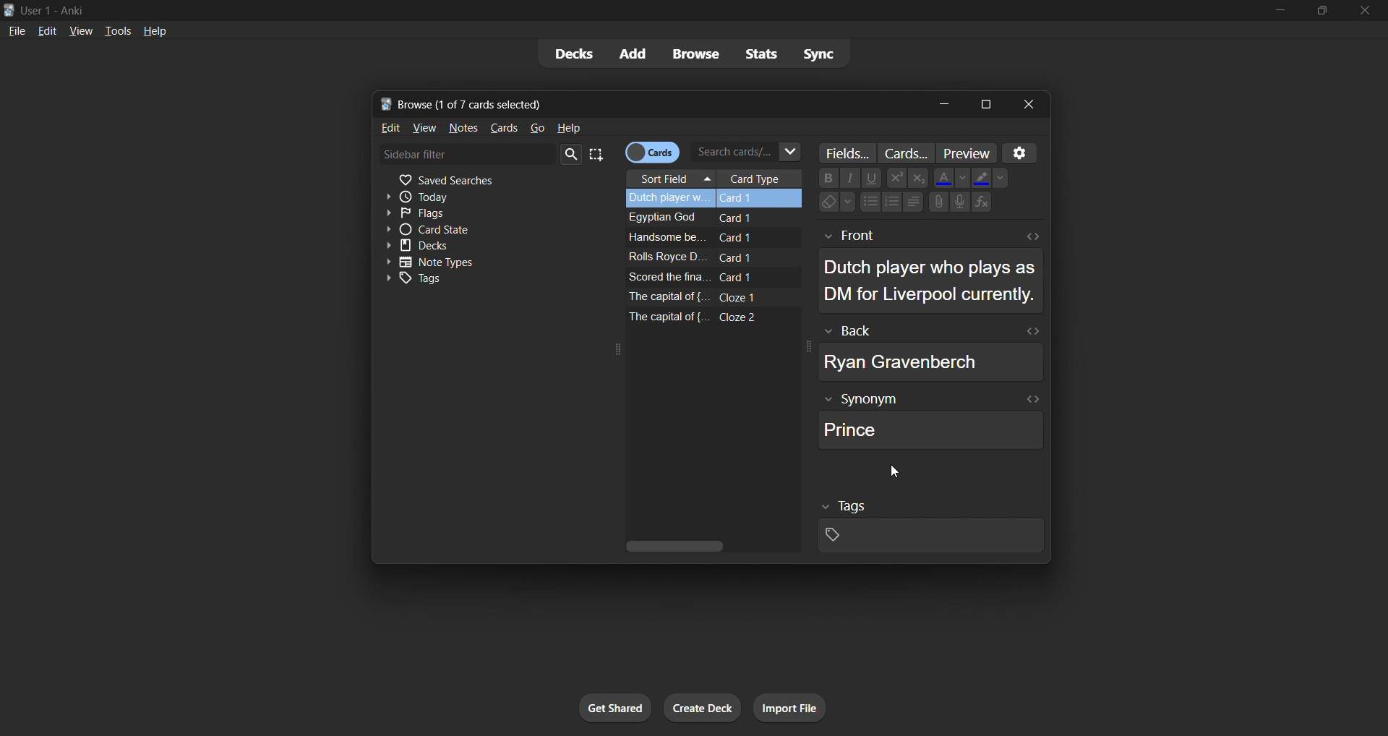 Image resolution: width=1388 pixels, height=736 pixels. Describe the element at coordinates (695, 55) in the screenshot. I see `browse` at that location.